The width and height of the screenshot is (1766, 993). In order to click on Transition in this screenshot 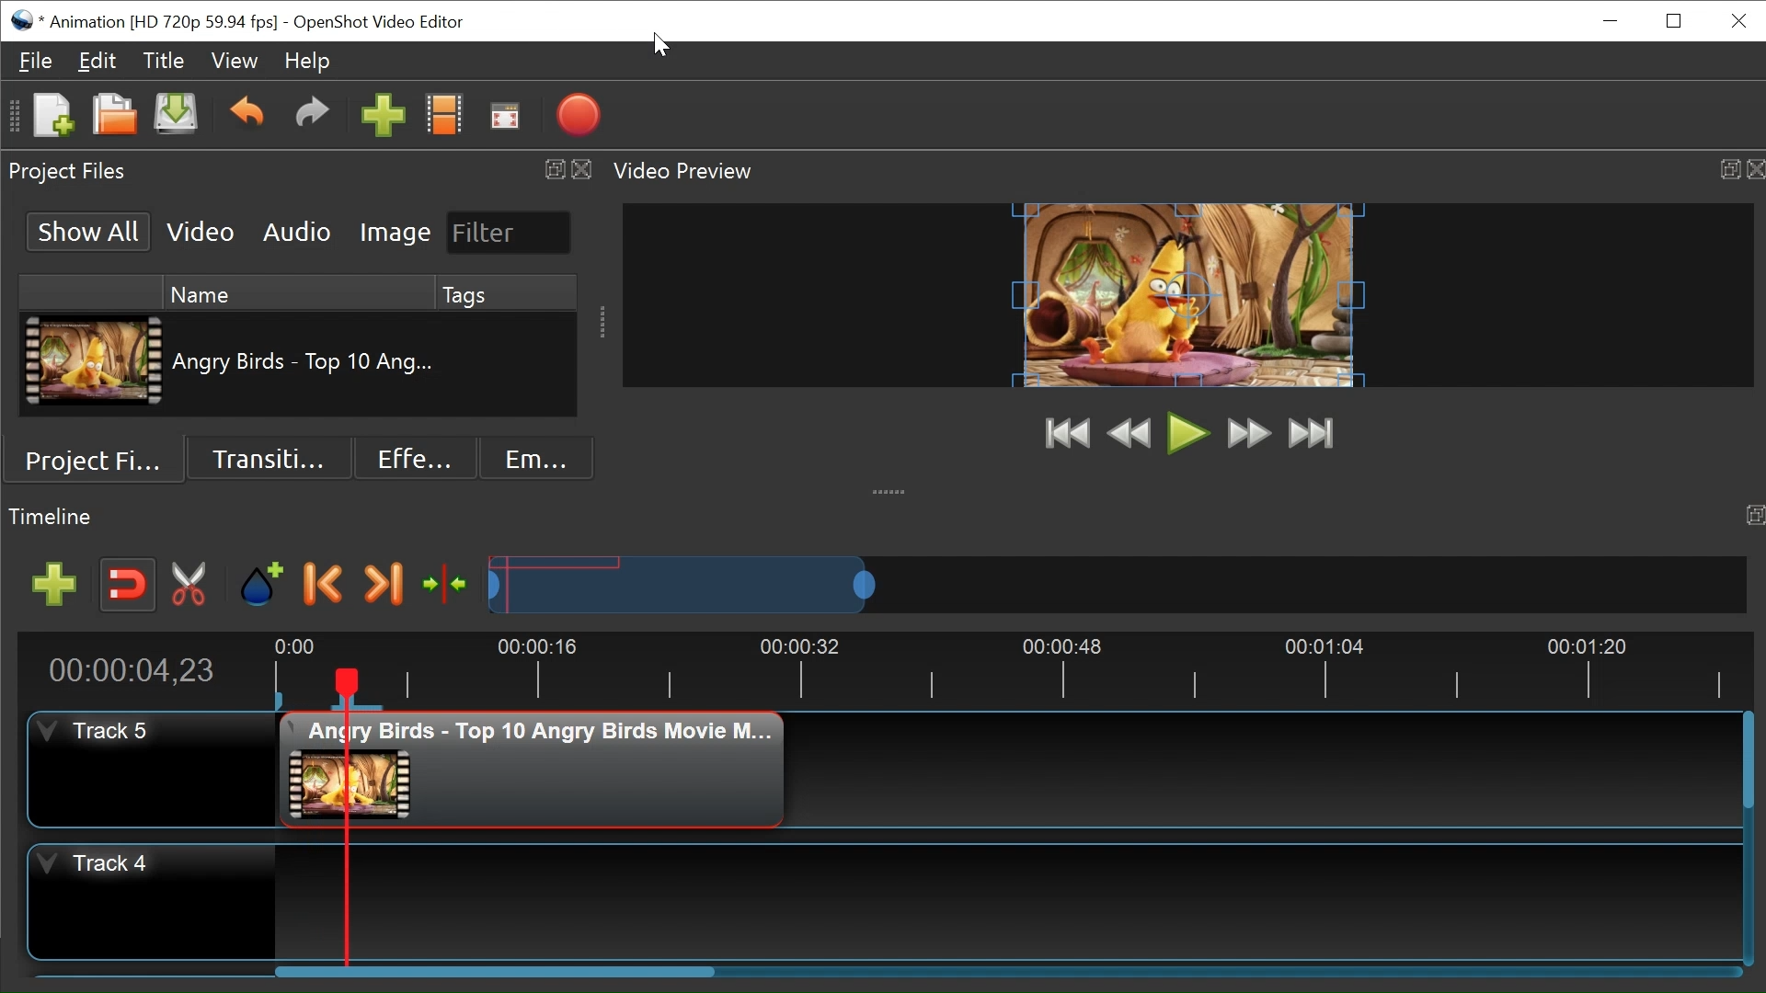, I will do `click(266, 460)`.